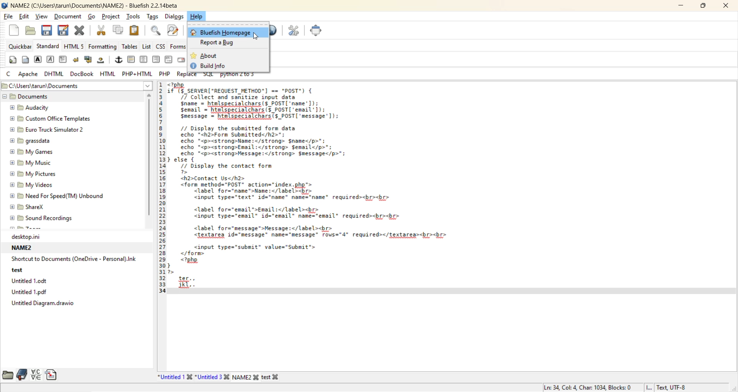  I want to click on project, so click(110, 16).